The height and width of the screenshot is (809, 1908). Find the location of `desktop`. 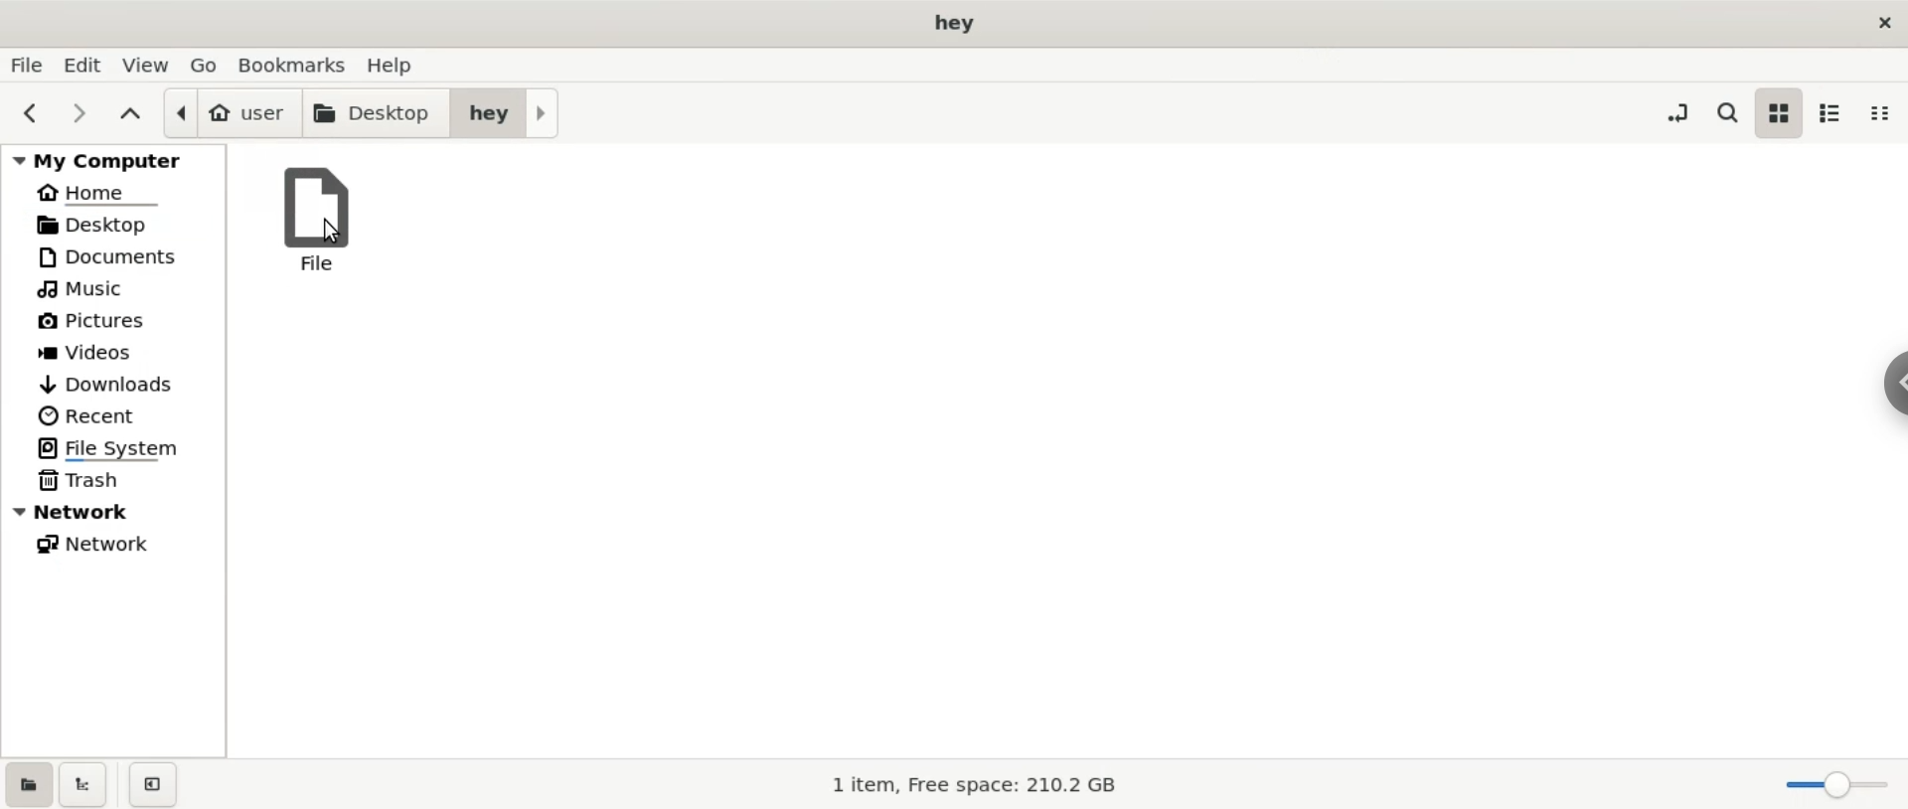

desktop is located at coordinates (116, 225).